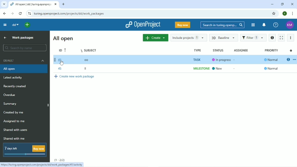 The height and width of the screenshot is (167, 297). Describe the element at coordinates (15, 86) in the screenshot. I see `Recently created` at that location.